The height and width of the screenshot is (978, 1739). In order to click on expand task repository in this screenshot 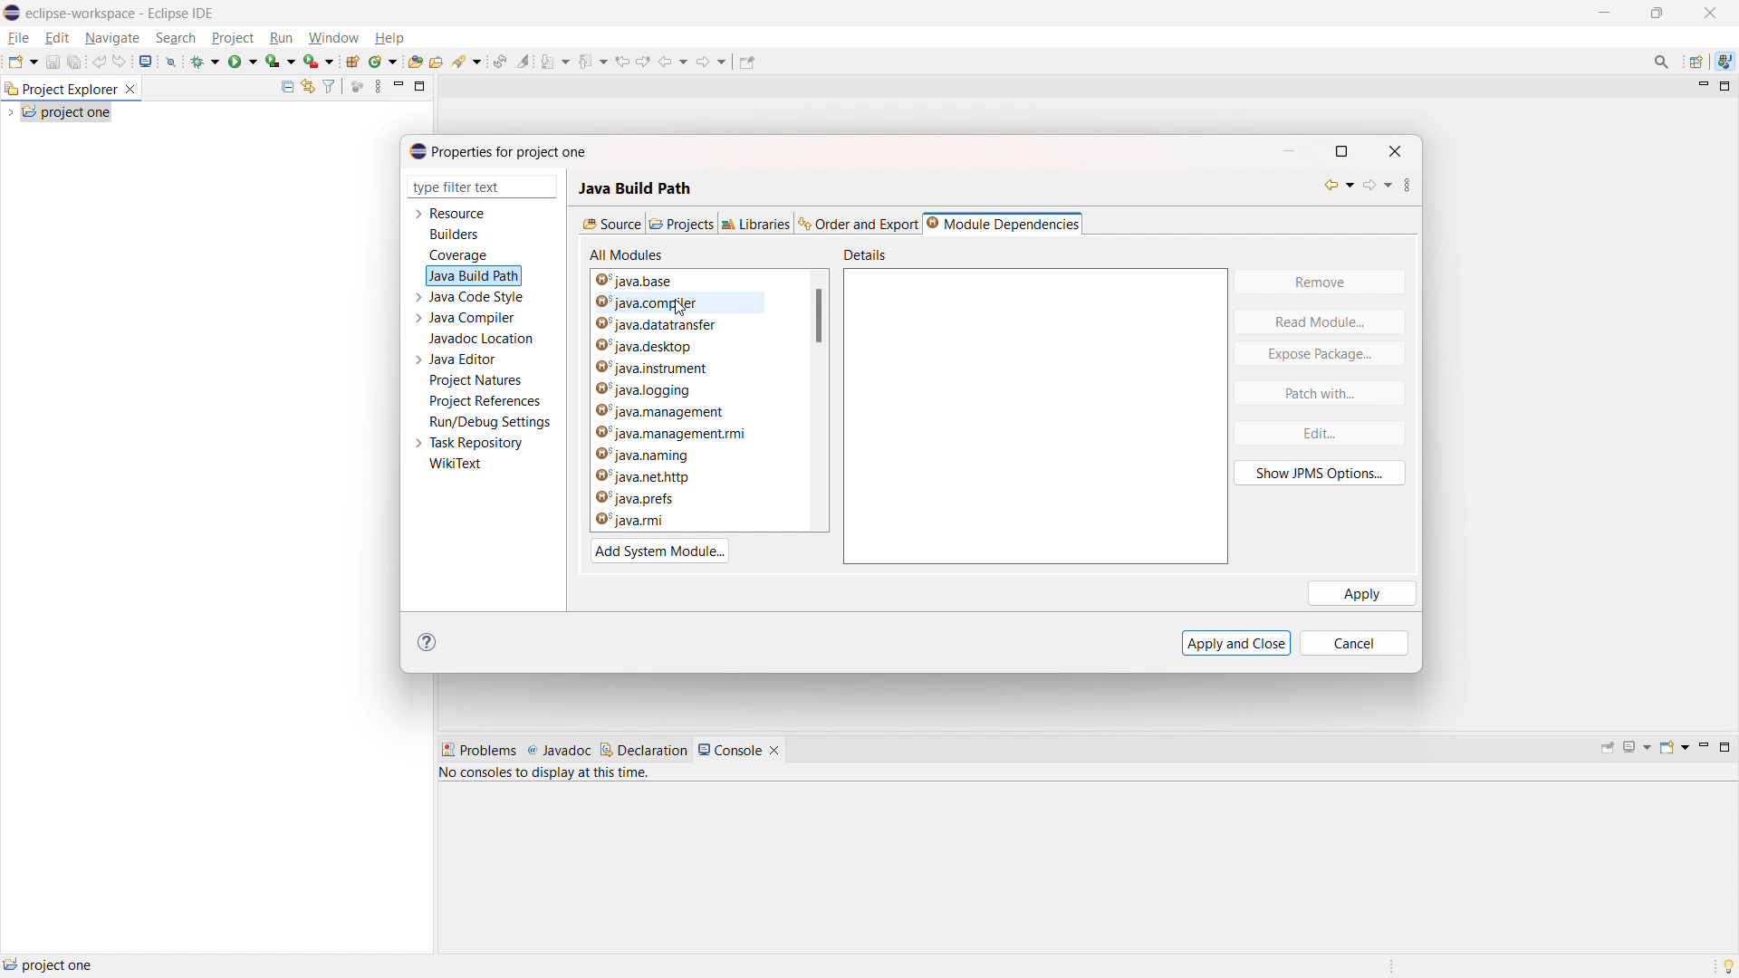, I will do `click(417, 445)`.